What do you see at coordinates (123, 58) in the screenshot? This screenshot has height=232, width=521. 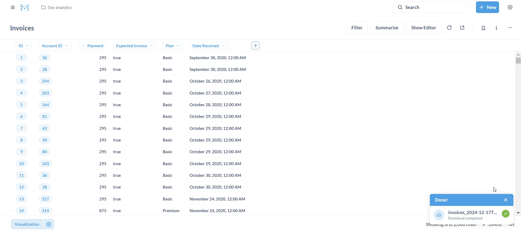 I see `true` at bounding box center [123, 58].